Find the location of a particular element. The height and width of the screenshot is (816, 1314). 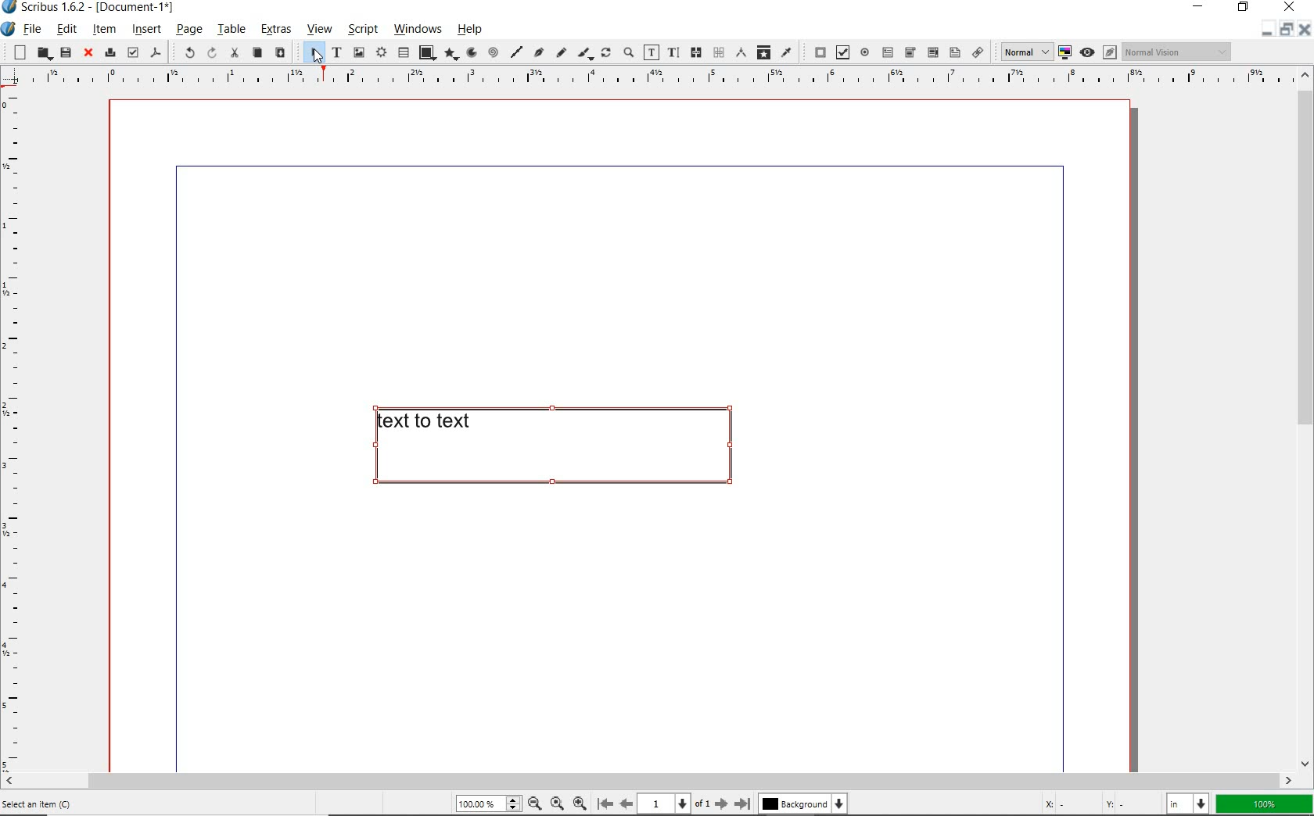

Preview mode is located at coordinates (1086, 52).